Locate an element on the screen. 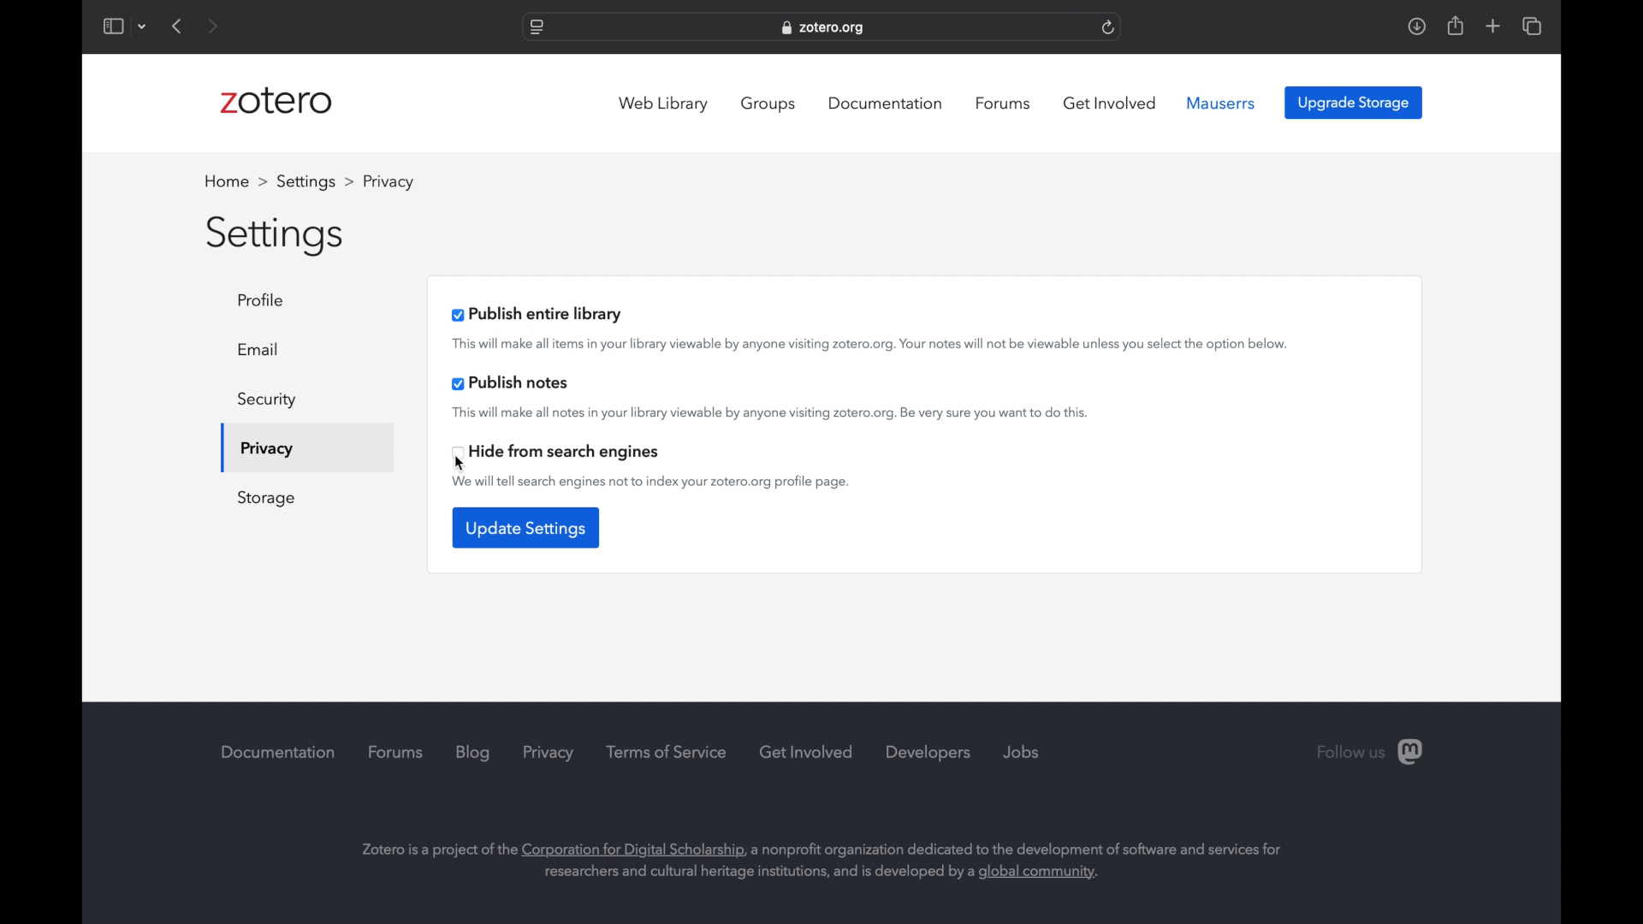 This screenshot has height=924, width=1643. settings is located at coordinates (315, 181).